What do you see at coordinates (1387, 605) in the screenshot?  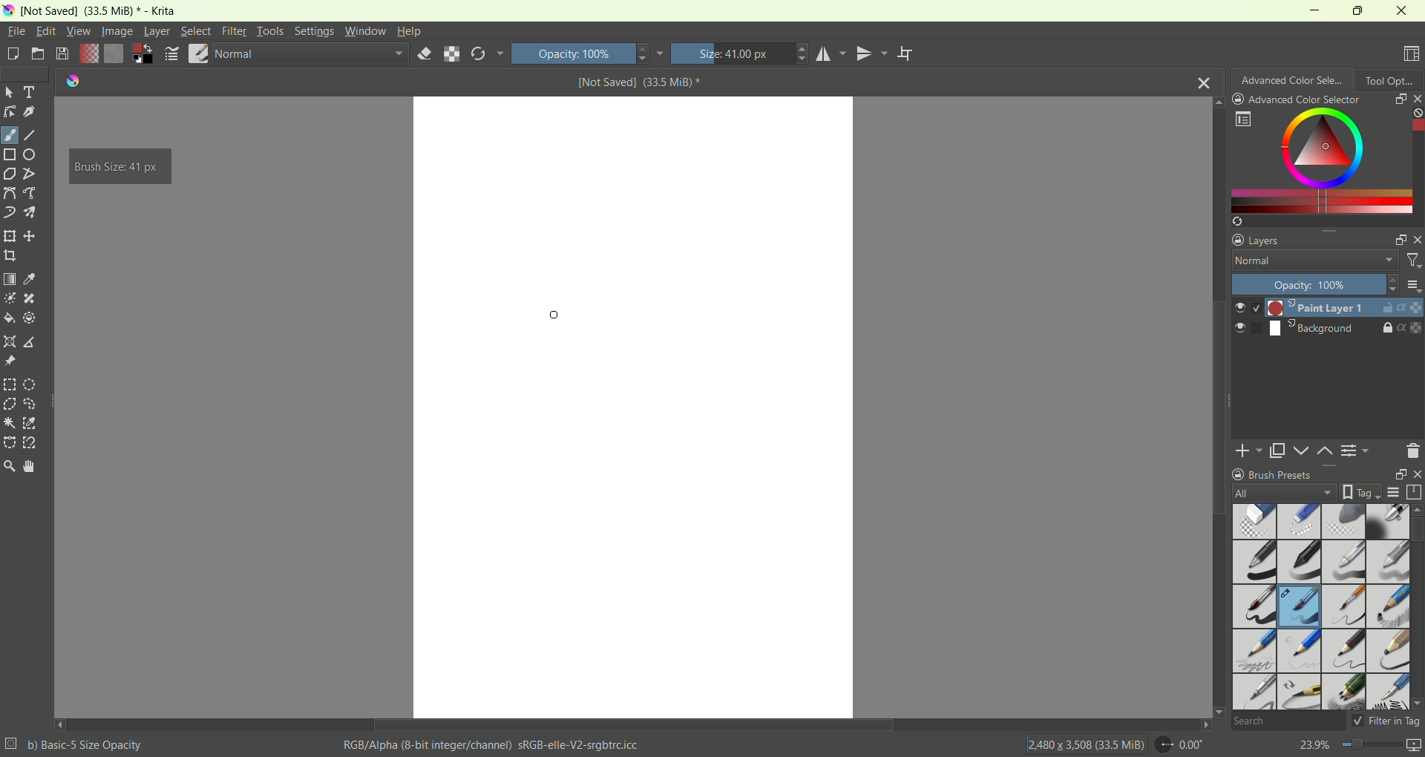 I see `pencil 1` at bounding box center [1387, 605].